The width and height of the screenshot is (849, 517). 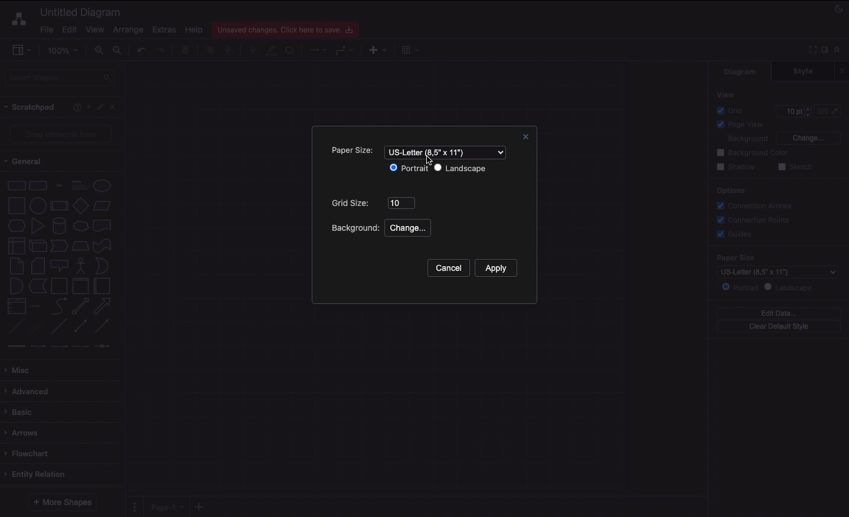 What do you see at coordinates (74, 107) in the screenshot?
I see `Help` at bounding box center [74, 107].